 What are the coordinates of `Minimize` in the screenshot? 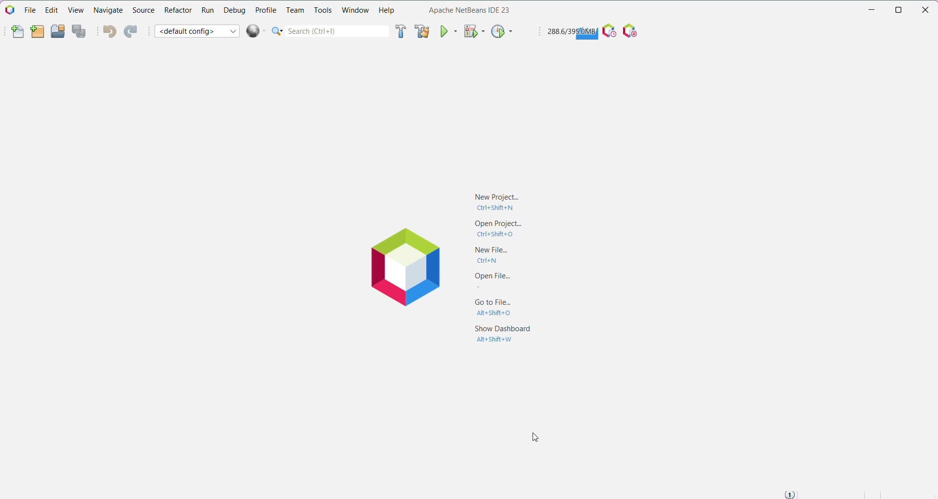 It's located at (869, 10).